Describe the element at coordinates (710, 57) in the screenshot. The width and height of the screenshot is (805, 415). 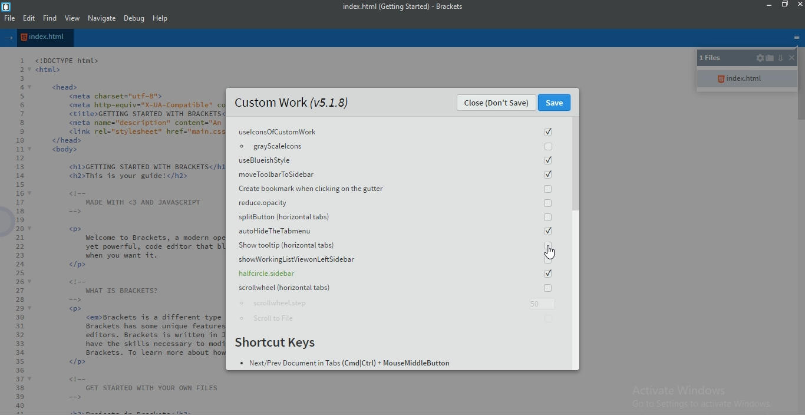
I see `1 files` at that location.